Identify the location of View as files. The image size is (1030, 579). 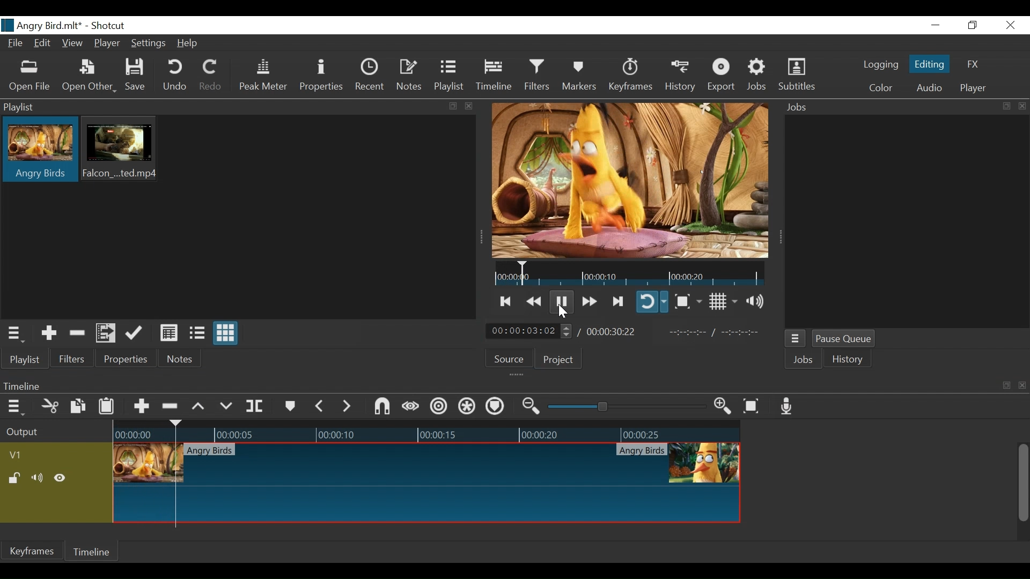
(196, 332).